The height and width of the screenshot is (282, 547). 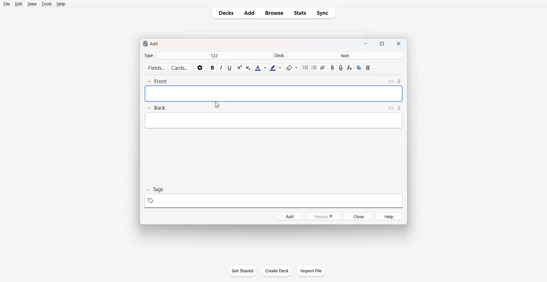 What do you see at coordinates (46, 4) in the screenshot?
I see `Tools` at bounding box center [46, 4].